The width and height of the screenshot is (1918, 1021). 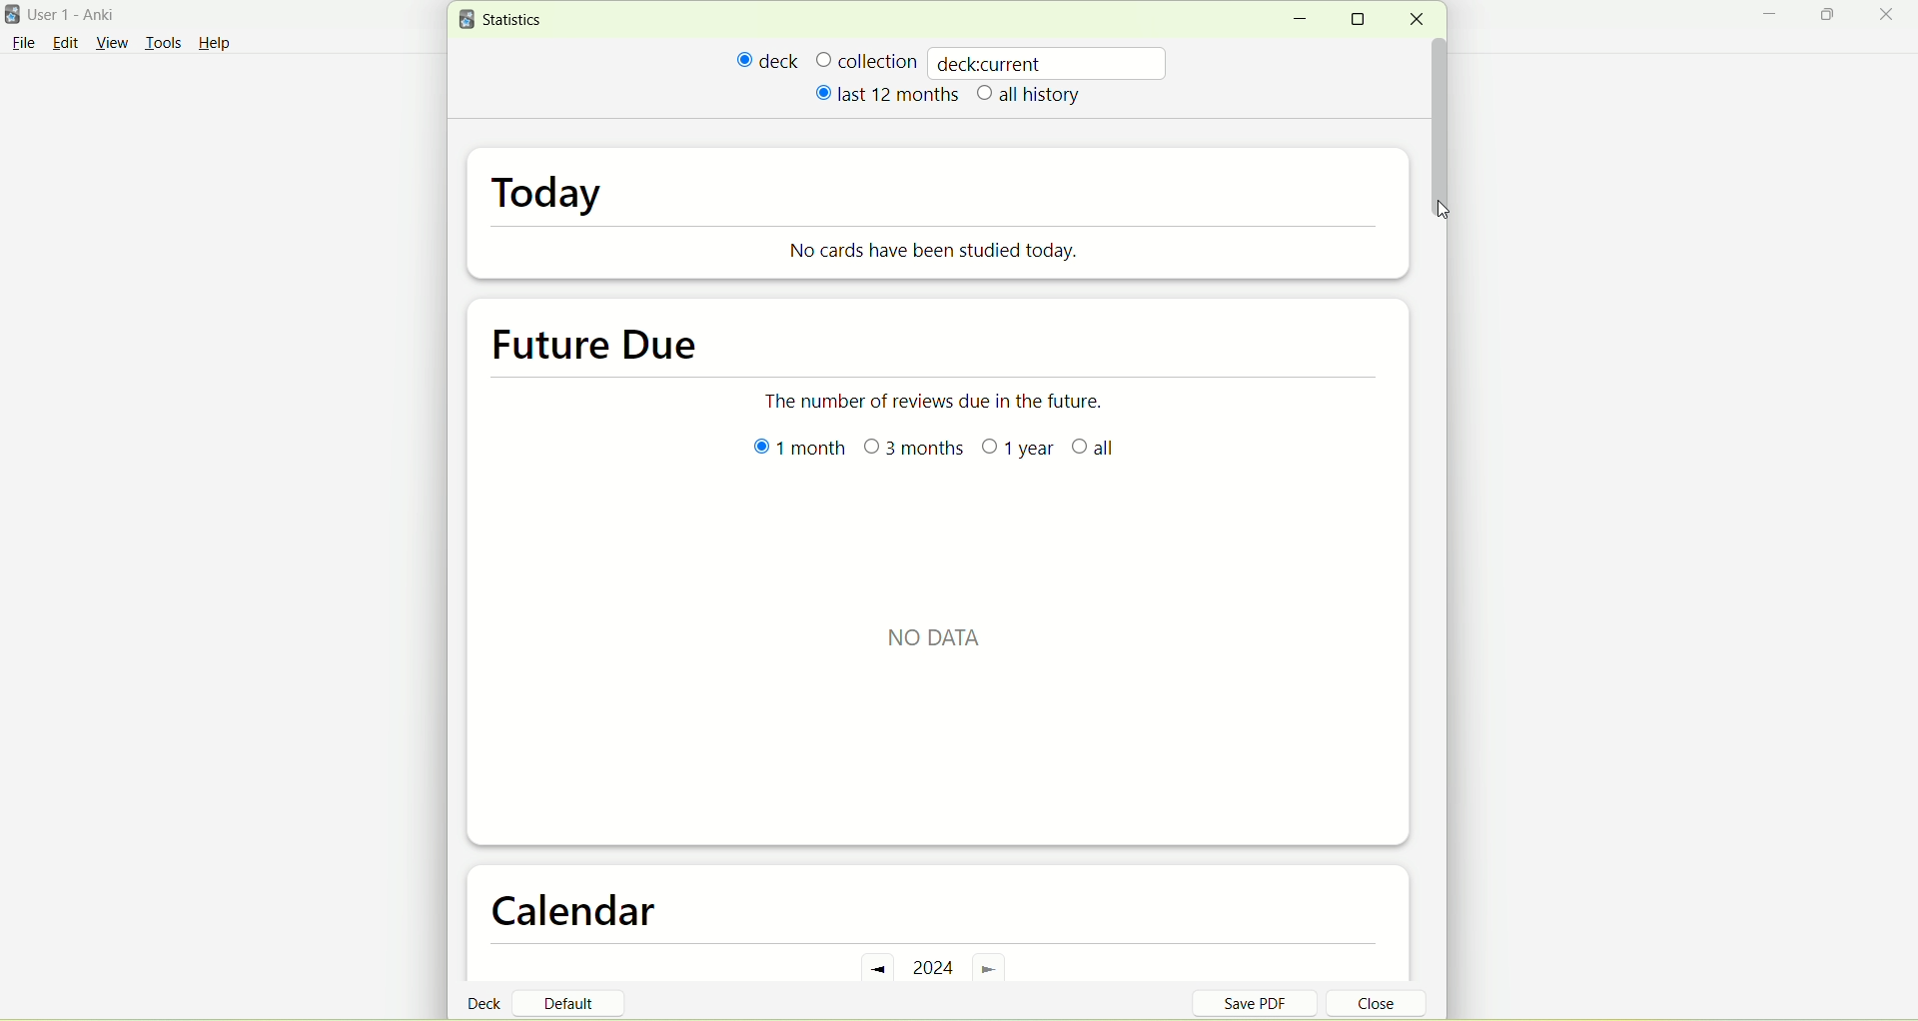 What do you see at coordinates (946, 394) in the screenshot?
I see `The number of reviews due in the future.` at bounding box center [946, 394].